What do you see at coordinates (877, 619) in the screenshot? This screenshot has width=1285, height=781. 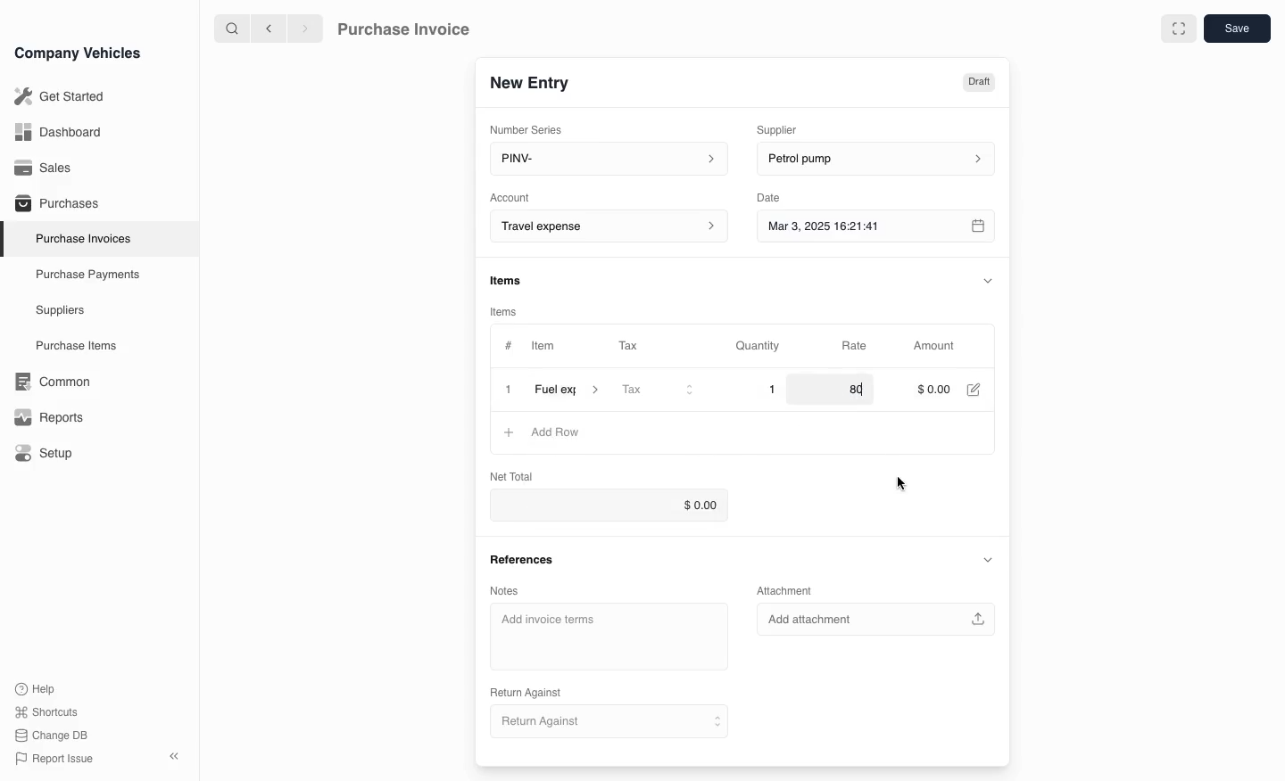 I see `Add attachment` at bounding box center [877, 619].